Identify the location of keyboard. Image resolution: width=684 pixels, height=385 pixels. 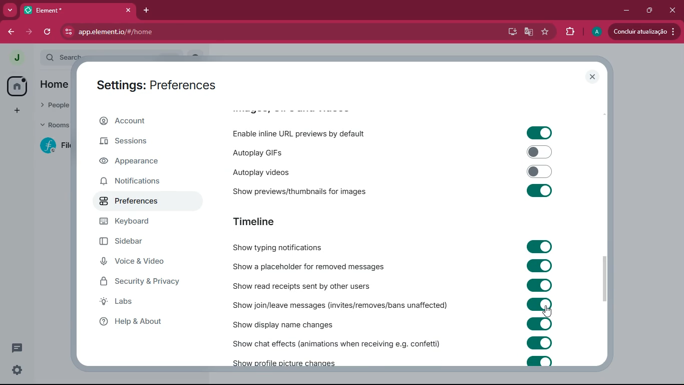
(141, 222).